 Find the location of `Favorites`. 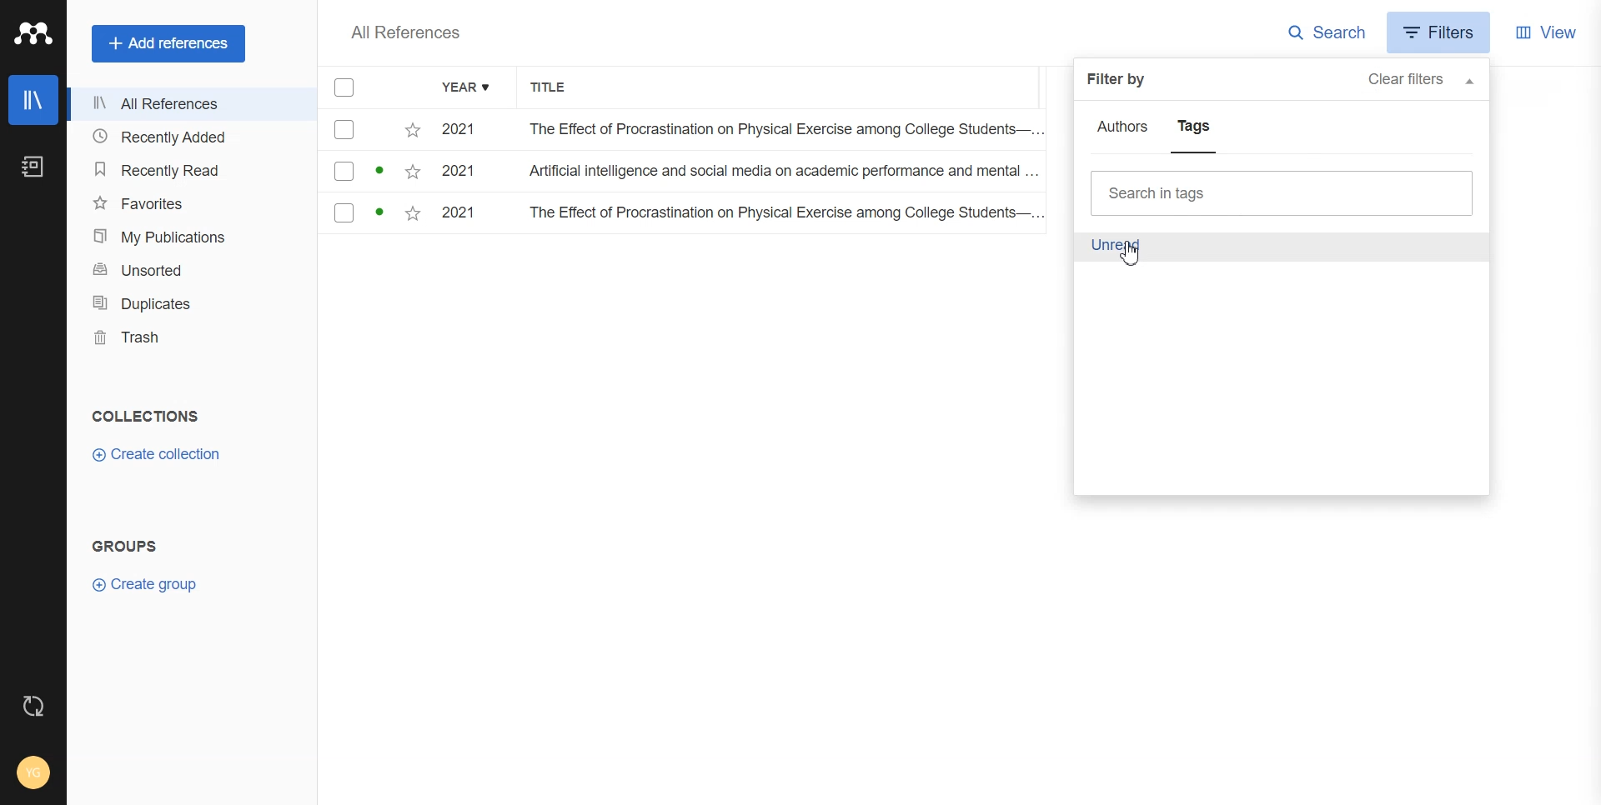

Favorites is located at coordinates (190, 202).